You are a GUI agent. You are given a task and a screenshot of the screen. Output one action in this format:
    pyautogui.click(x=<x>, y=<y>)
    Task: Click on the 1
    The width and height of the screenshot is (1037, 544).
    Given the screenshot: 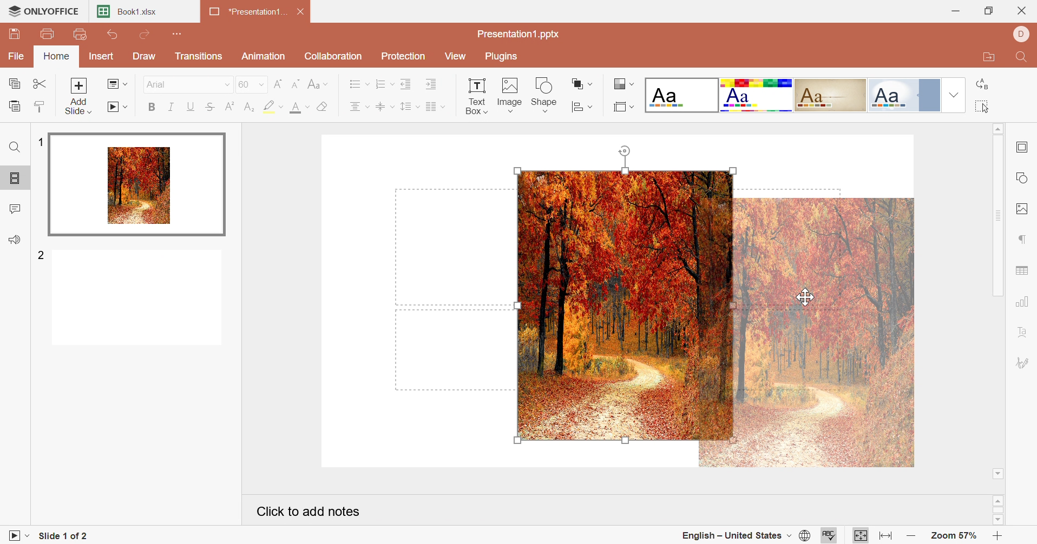 What is the action you would take?
    pyautogui.click(x=41, y=142)
    